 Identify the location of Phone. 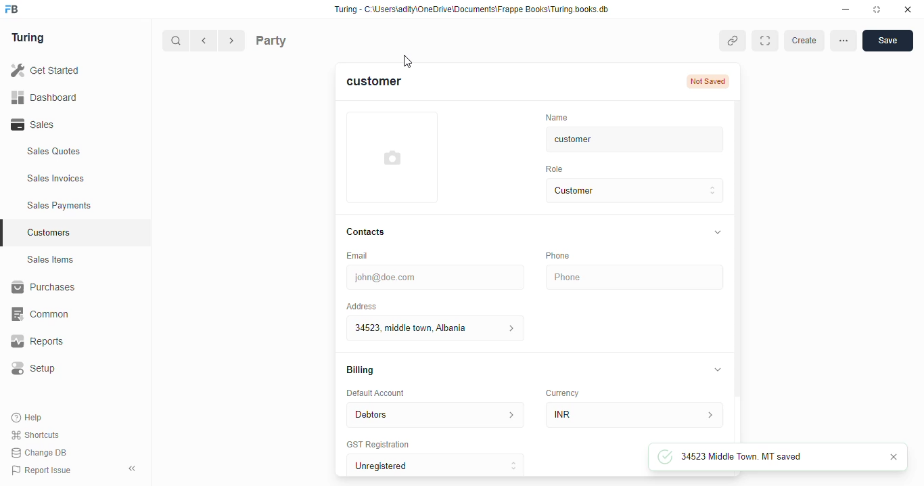
(633, 278).